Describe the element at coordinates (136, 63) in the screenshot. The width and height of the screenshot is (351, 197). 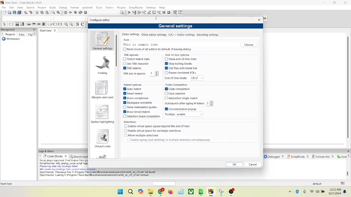
I see `use TAB character` at that location.